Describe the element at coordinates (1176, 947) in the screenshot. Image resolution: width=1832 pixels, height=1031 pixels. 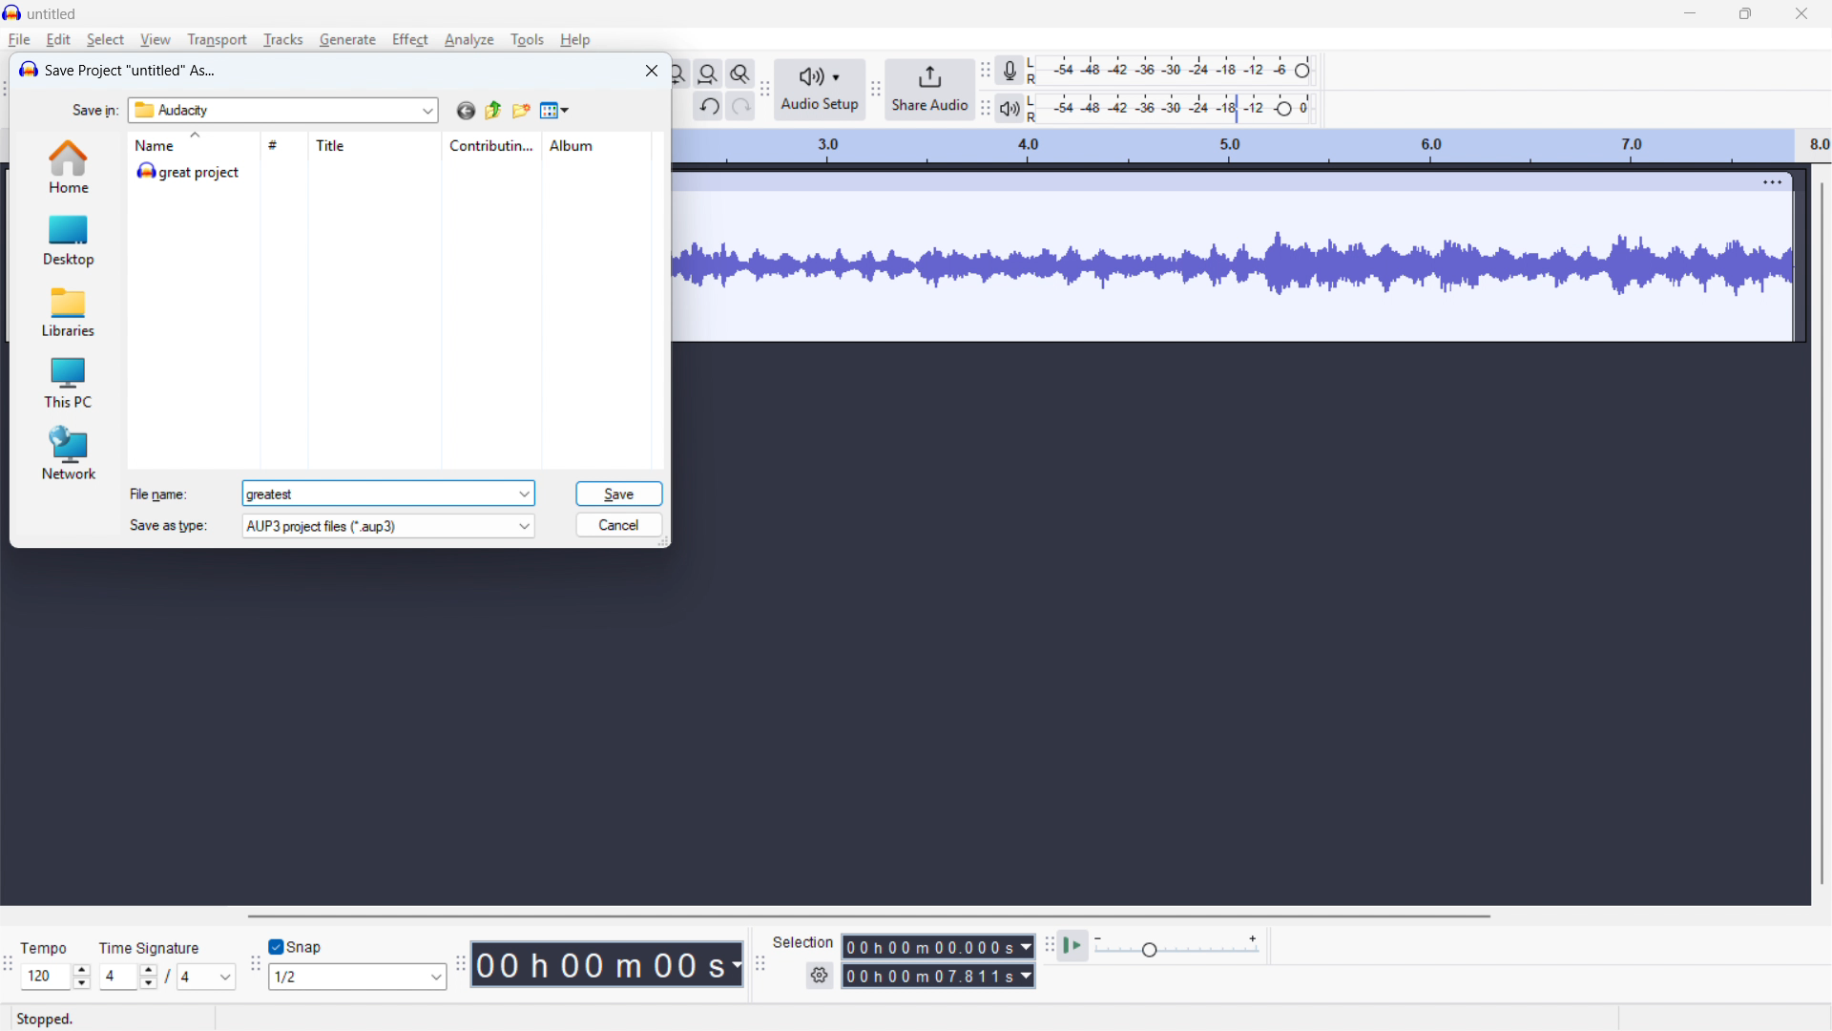
I see `playback speed` at that location.